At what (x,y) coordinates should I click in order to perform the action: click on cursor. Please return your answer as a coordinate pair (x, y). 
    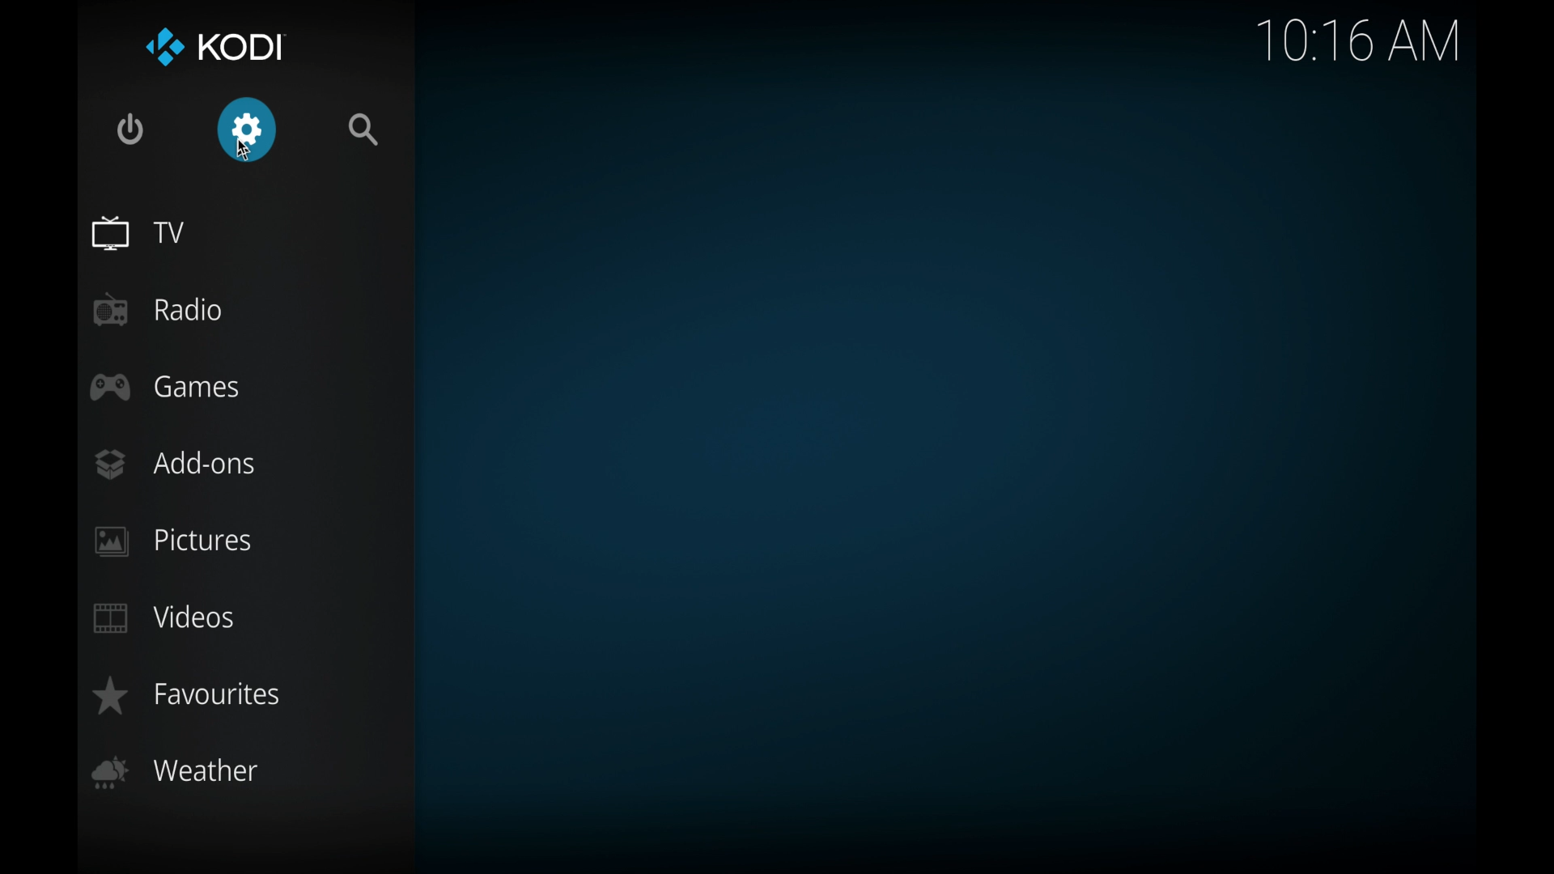
    Looking at the image, I should click on (244, 150).